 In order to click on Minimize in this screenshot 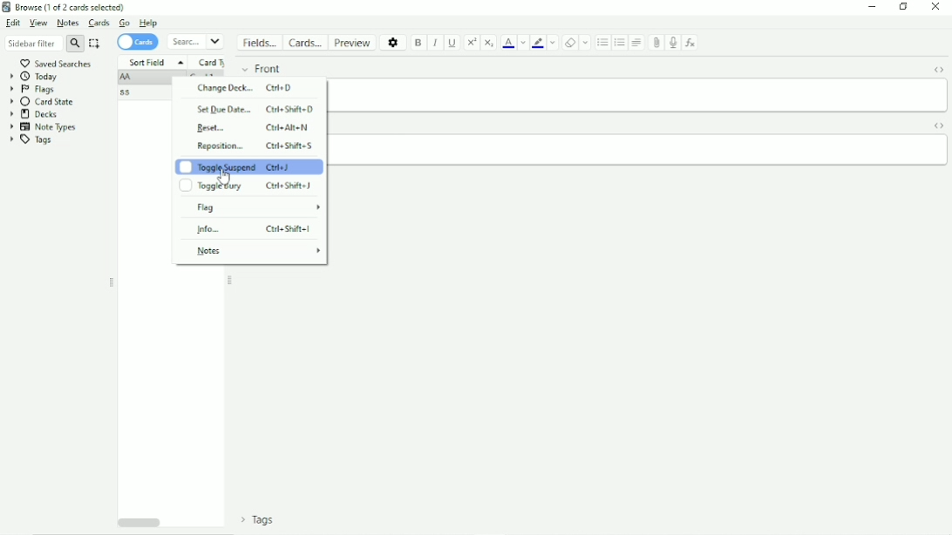, I will do `click(870, 9)`.